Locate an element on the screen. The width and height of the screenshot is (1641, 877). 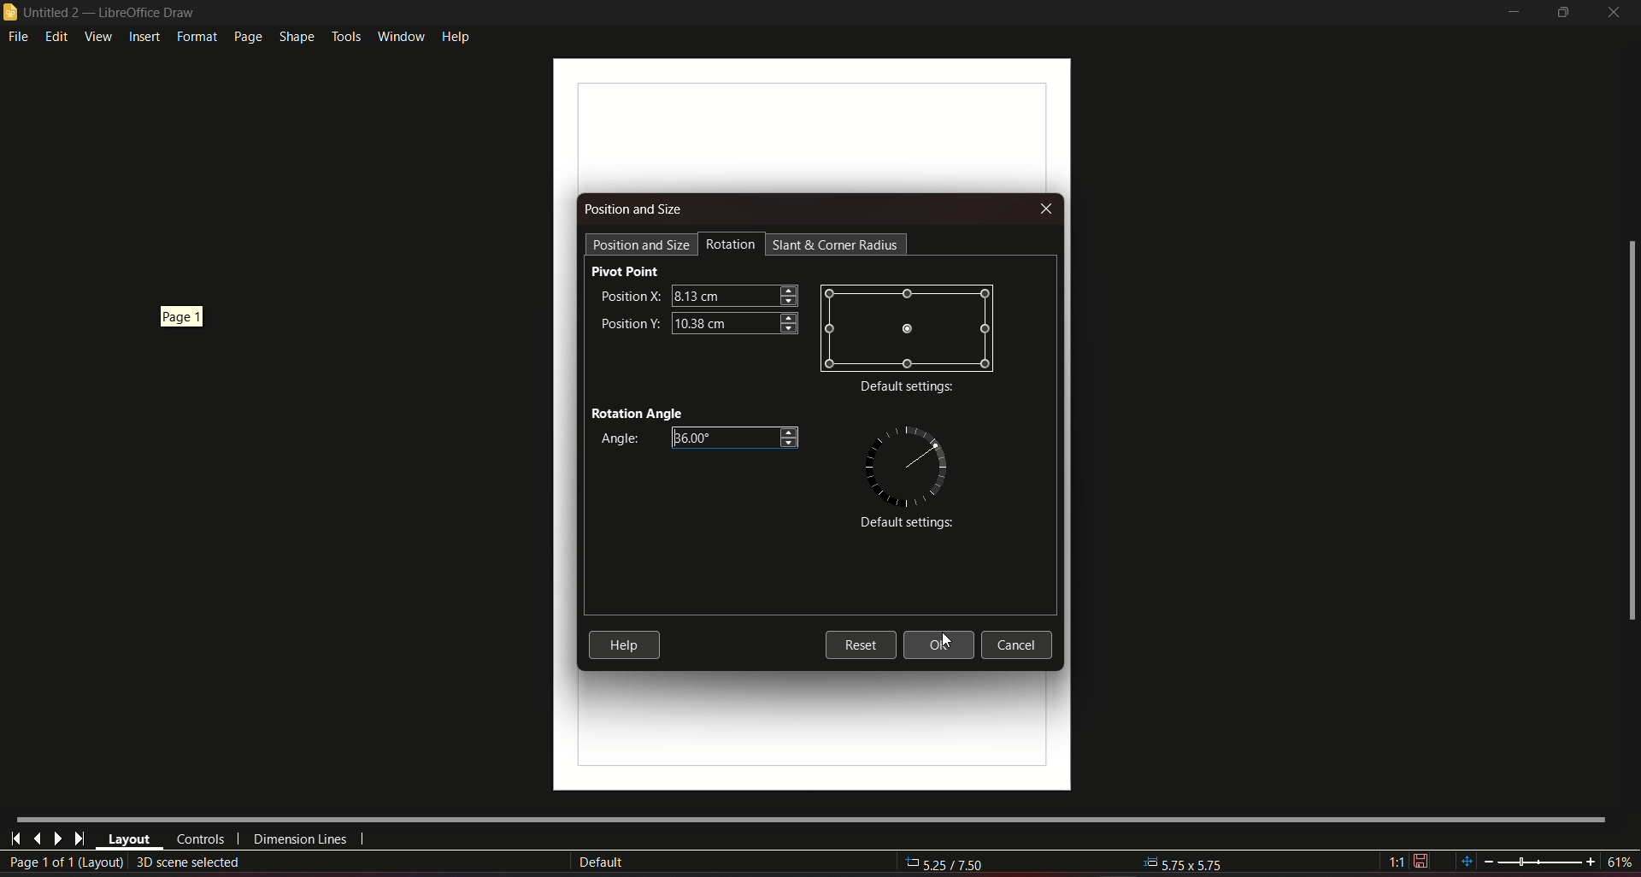
page is located at coordinates (246, 37).